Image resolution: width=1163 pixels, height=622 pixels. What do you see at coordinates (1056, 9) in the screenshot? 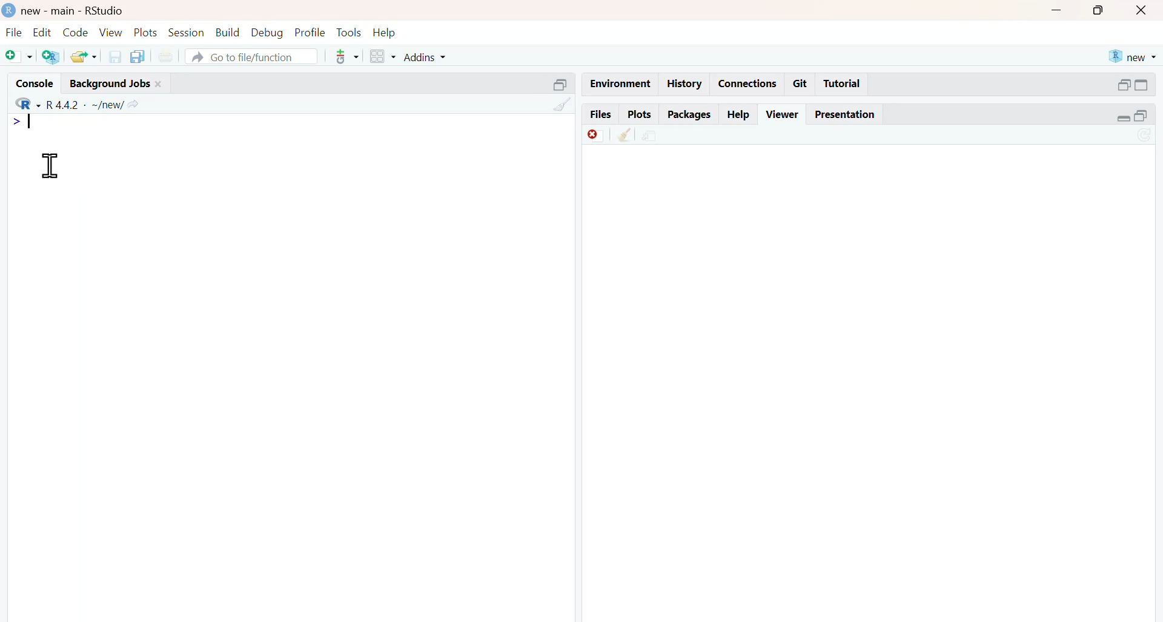
I see `Minimise` at bounding box center [1056, 9].